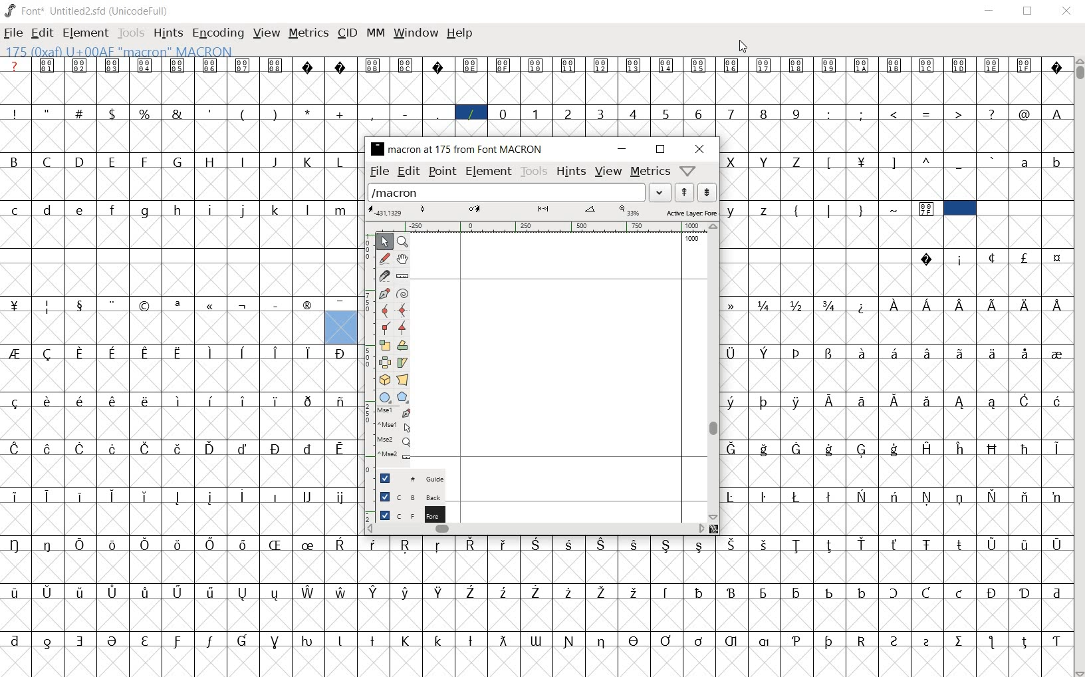  I want to click on polygon/star, so click(404, 397).